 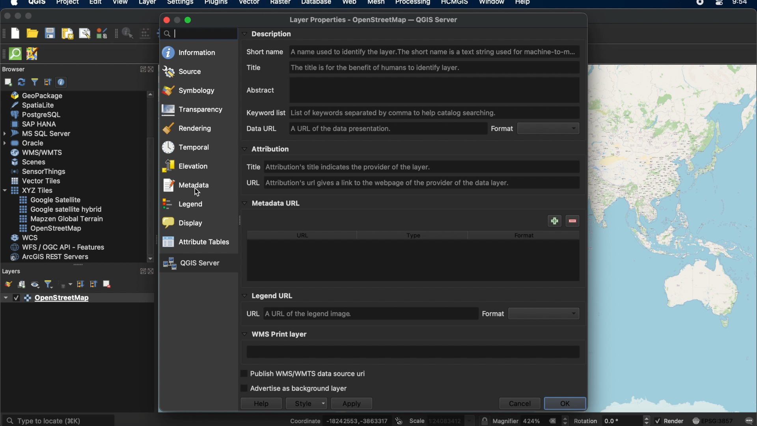 What do you see at coordinates (373, 112) in the screenshot?
I see `keywords list description` at bounding box center [373, 112].